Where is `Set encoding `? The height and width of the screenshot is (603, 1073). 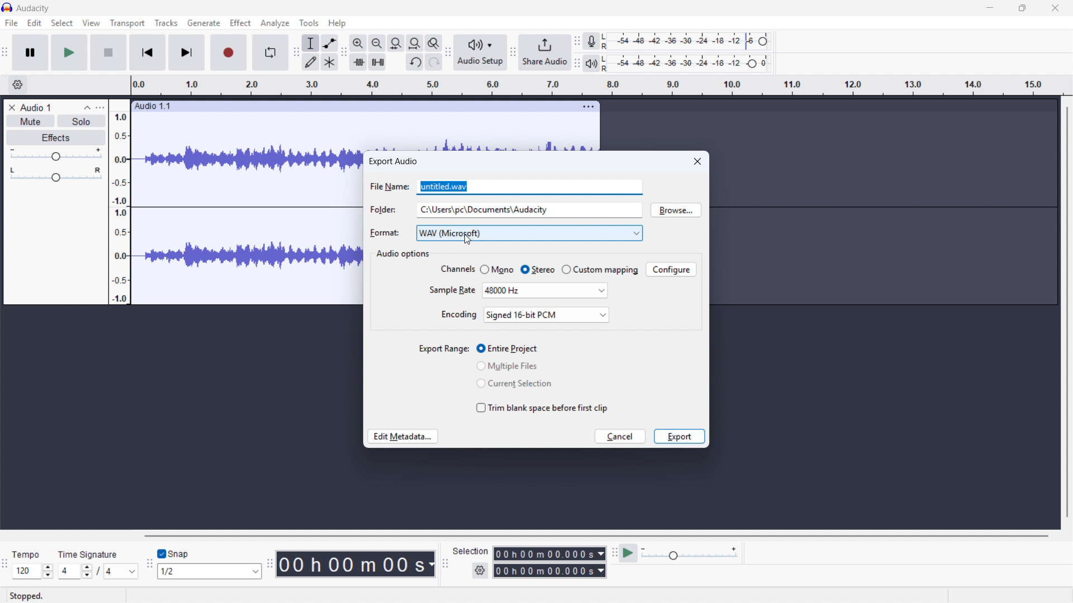
Set encoding  is located at coordinates (547, 314).